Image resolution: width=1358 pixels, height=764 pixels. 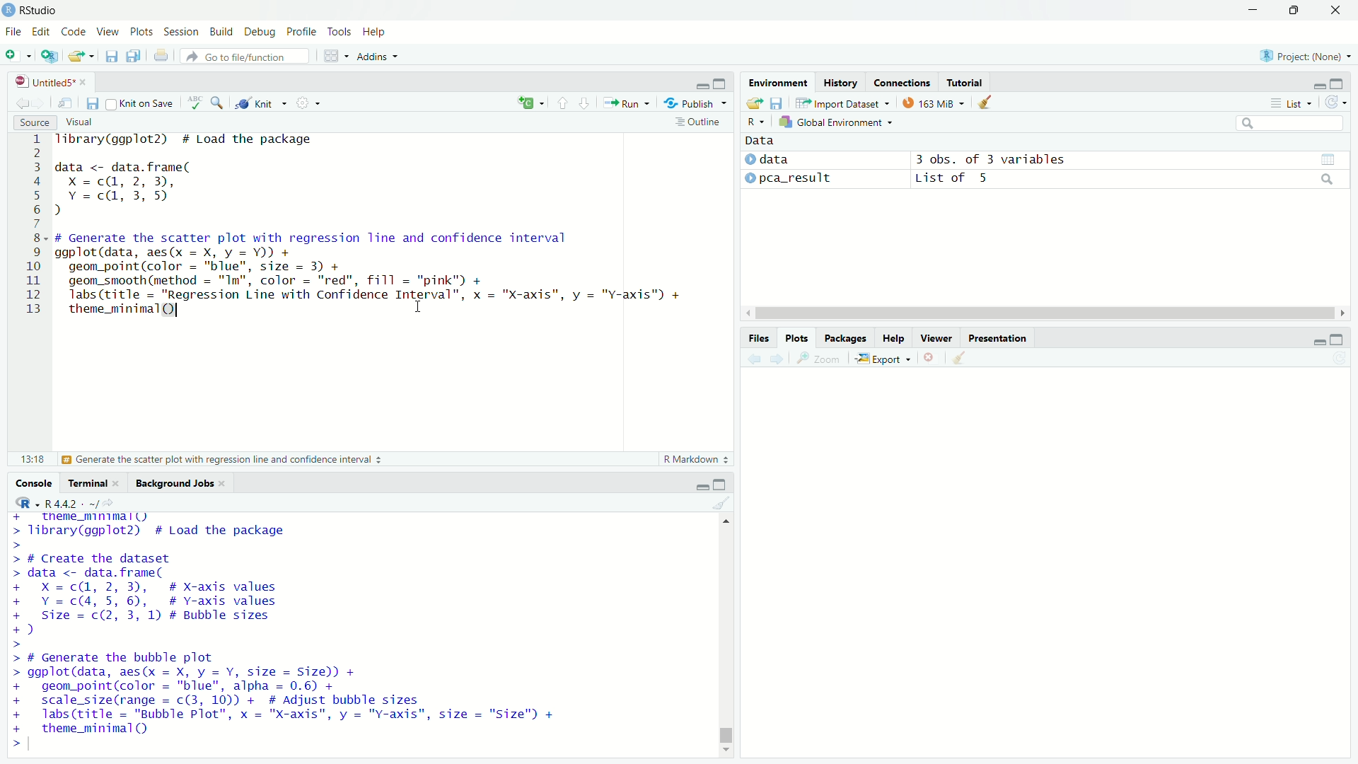 I want to click on Go forward to next source location, so click(x=40, y=103).